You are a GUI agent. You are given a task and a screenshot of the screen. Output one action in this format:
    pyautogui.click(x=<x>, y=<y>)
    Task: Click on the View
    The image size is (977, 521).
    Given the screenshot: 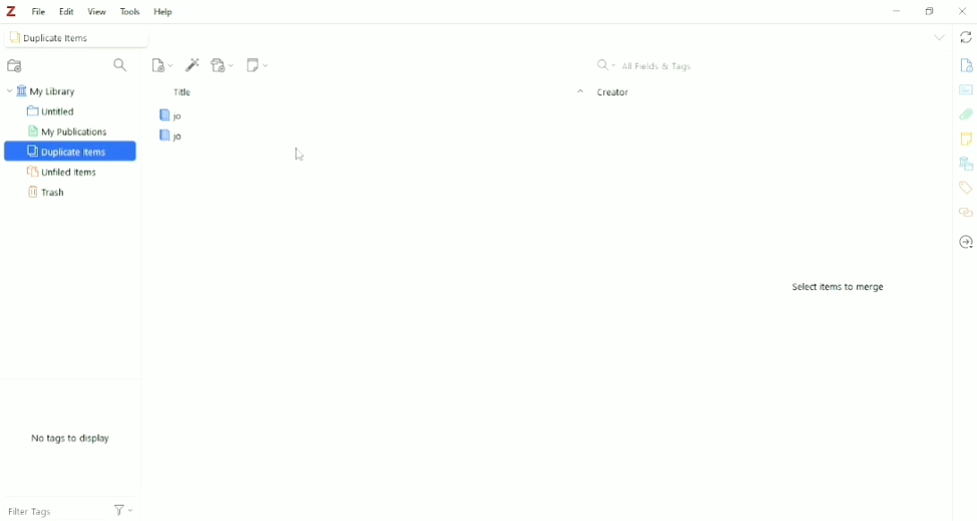 What is the action you would take?
    pyautogui.click(x=98, y=12)
    